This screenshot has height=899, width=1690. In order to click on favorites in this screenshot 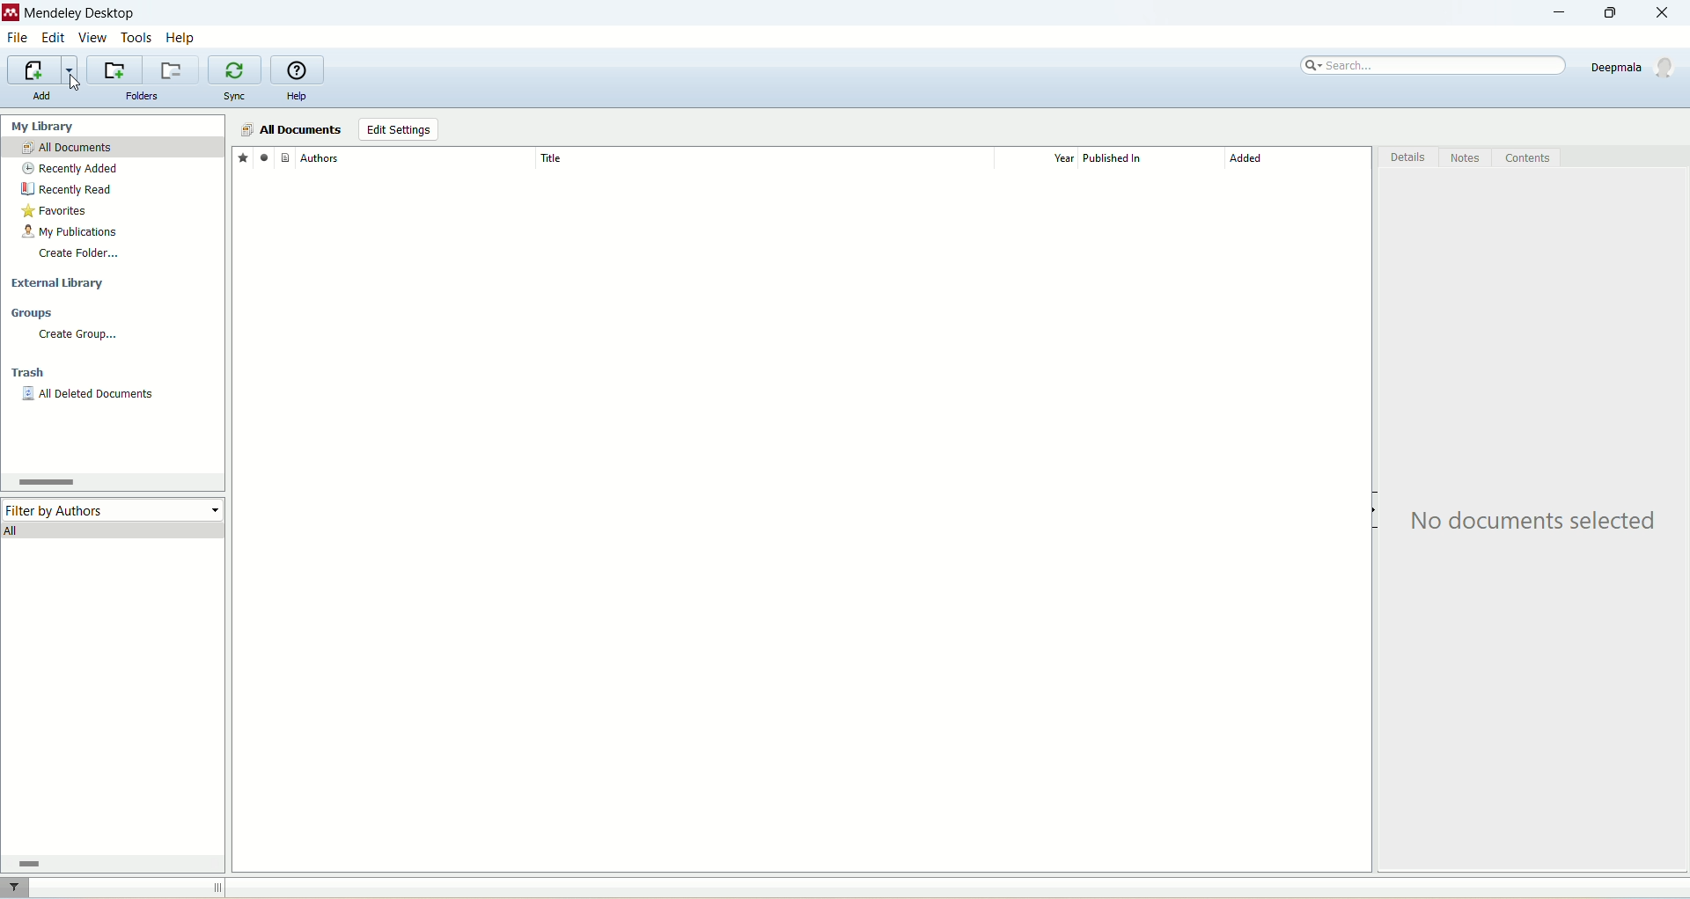, I will do `click(56, 213)`.